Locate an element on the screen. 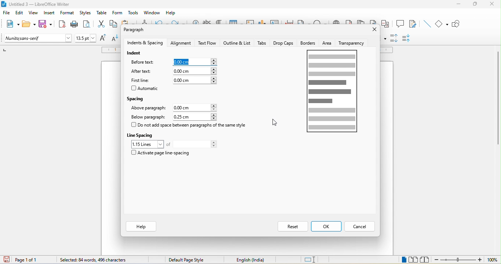 The image size is (501, 264). export directly as pdf is located at coordinates (62, 24).